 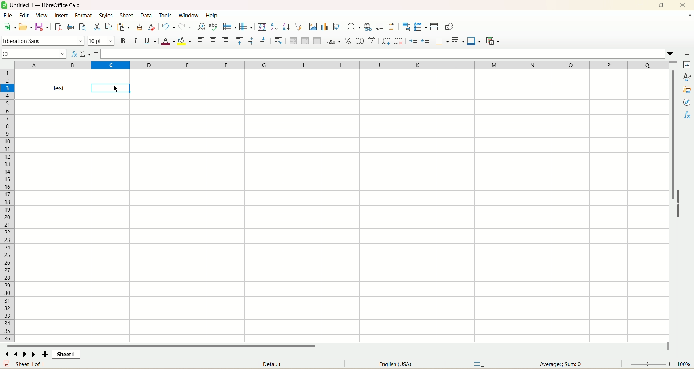 I want to click on paste, so click(x=123, y=27).